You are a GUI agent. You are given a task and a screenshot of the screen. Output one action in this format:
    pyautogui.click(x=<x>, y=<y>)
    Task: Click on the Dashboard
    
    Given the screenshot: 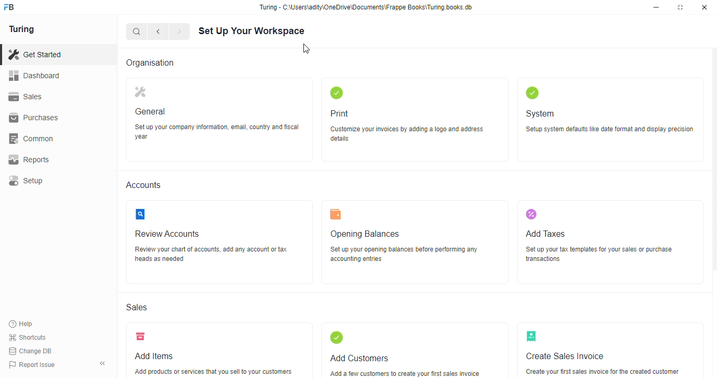 What is the action you would take?
    pyautogui.click(x=55, y=76)
    